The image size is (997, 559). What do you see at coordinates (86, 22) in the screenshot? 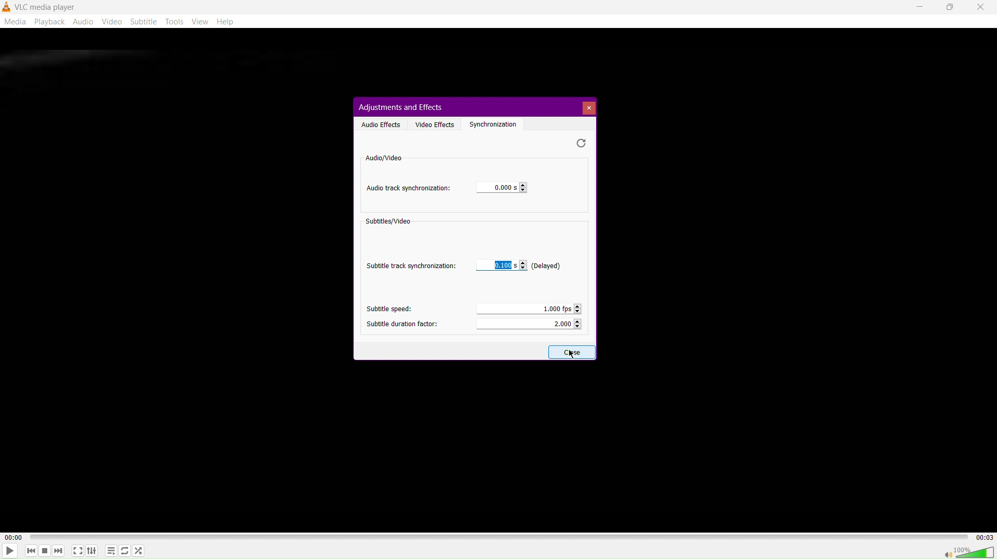
I see `Audio` at bounding box center [86, 22].